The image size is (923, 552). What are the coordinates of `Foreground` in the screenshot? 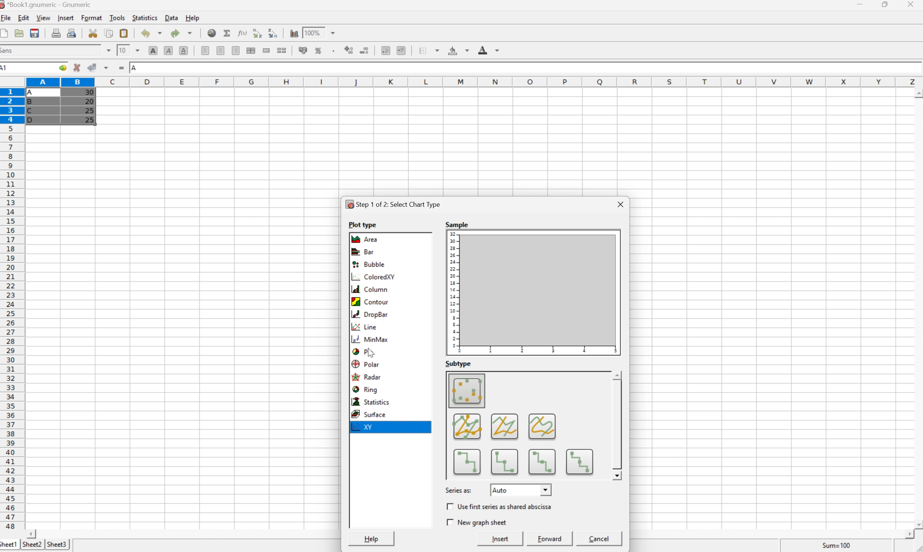 It's located at (490, 50).